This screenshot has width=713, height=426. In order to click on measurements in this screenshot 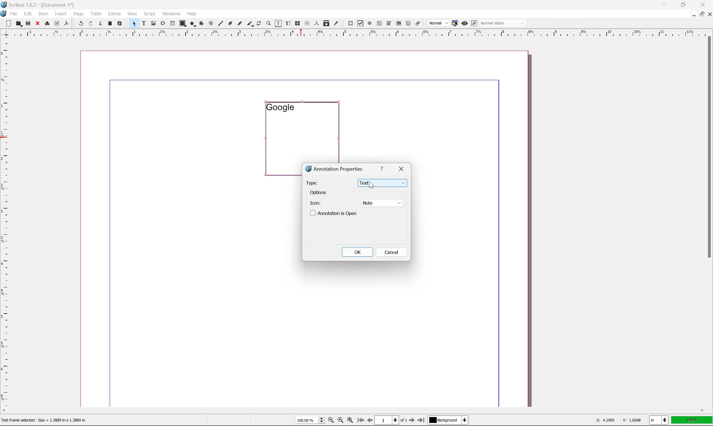, I will do `click(316, 23)`.